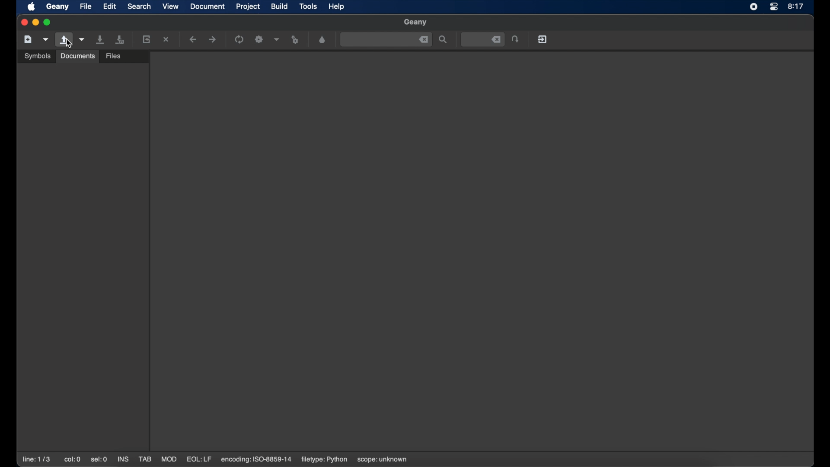  I want to click on jump to entered line number, so click(483, 39).